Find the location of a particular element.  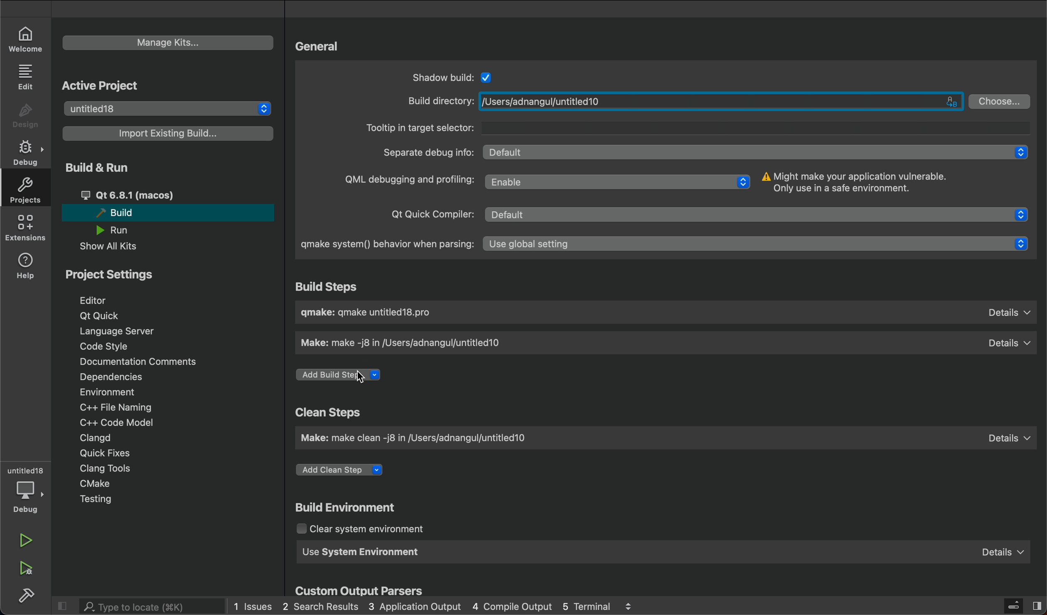

Build Steps is located at coordinates (330, 286).